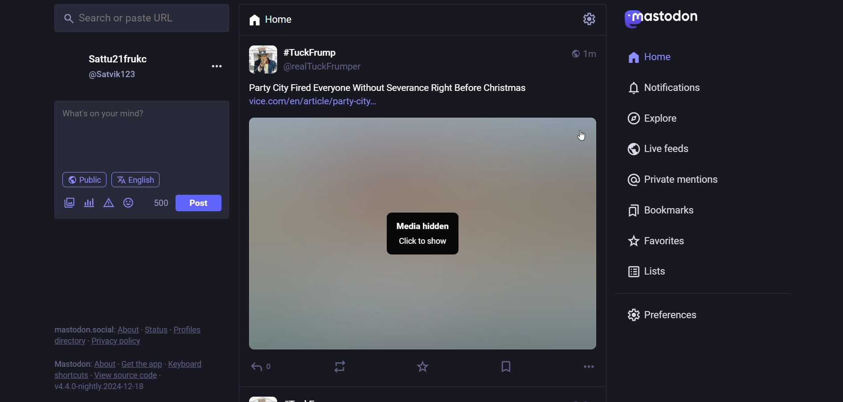 This screenshot has height=402, width=843. I want to click on word limit, so click(159, 201).